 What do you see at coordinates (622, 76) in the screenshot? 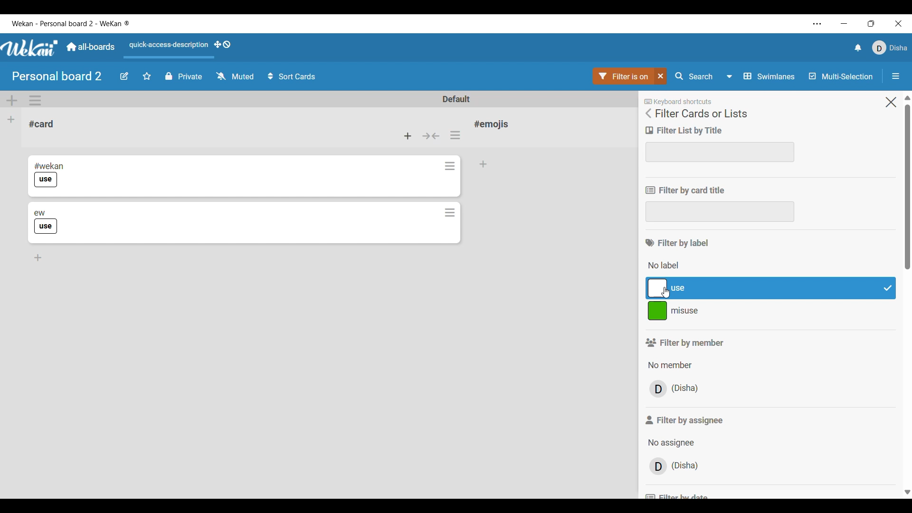
I see `Go to filter settings` at bounding box center [622, 76].